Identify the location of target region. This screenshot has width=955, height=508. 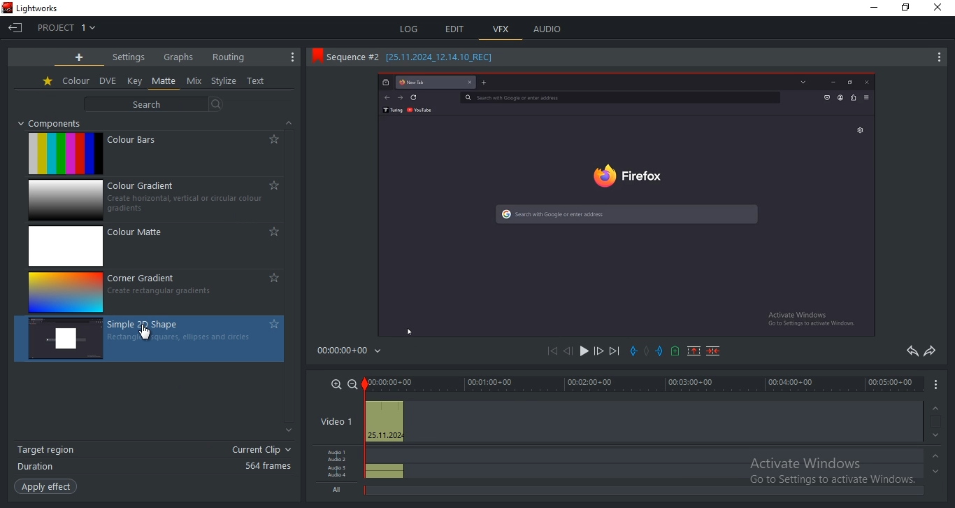
(153, 451).